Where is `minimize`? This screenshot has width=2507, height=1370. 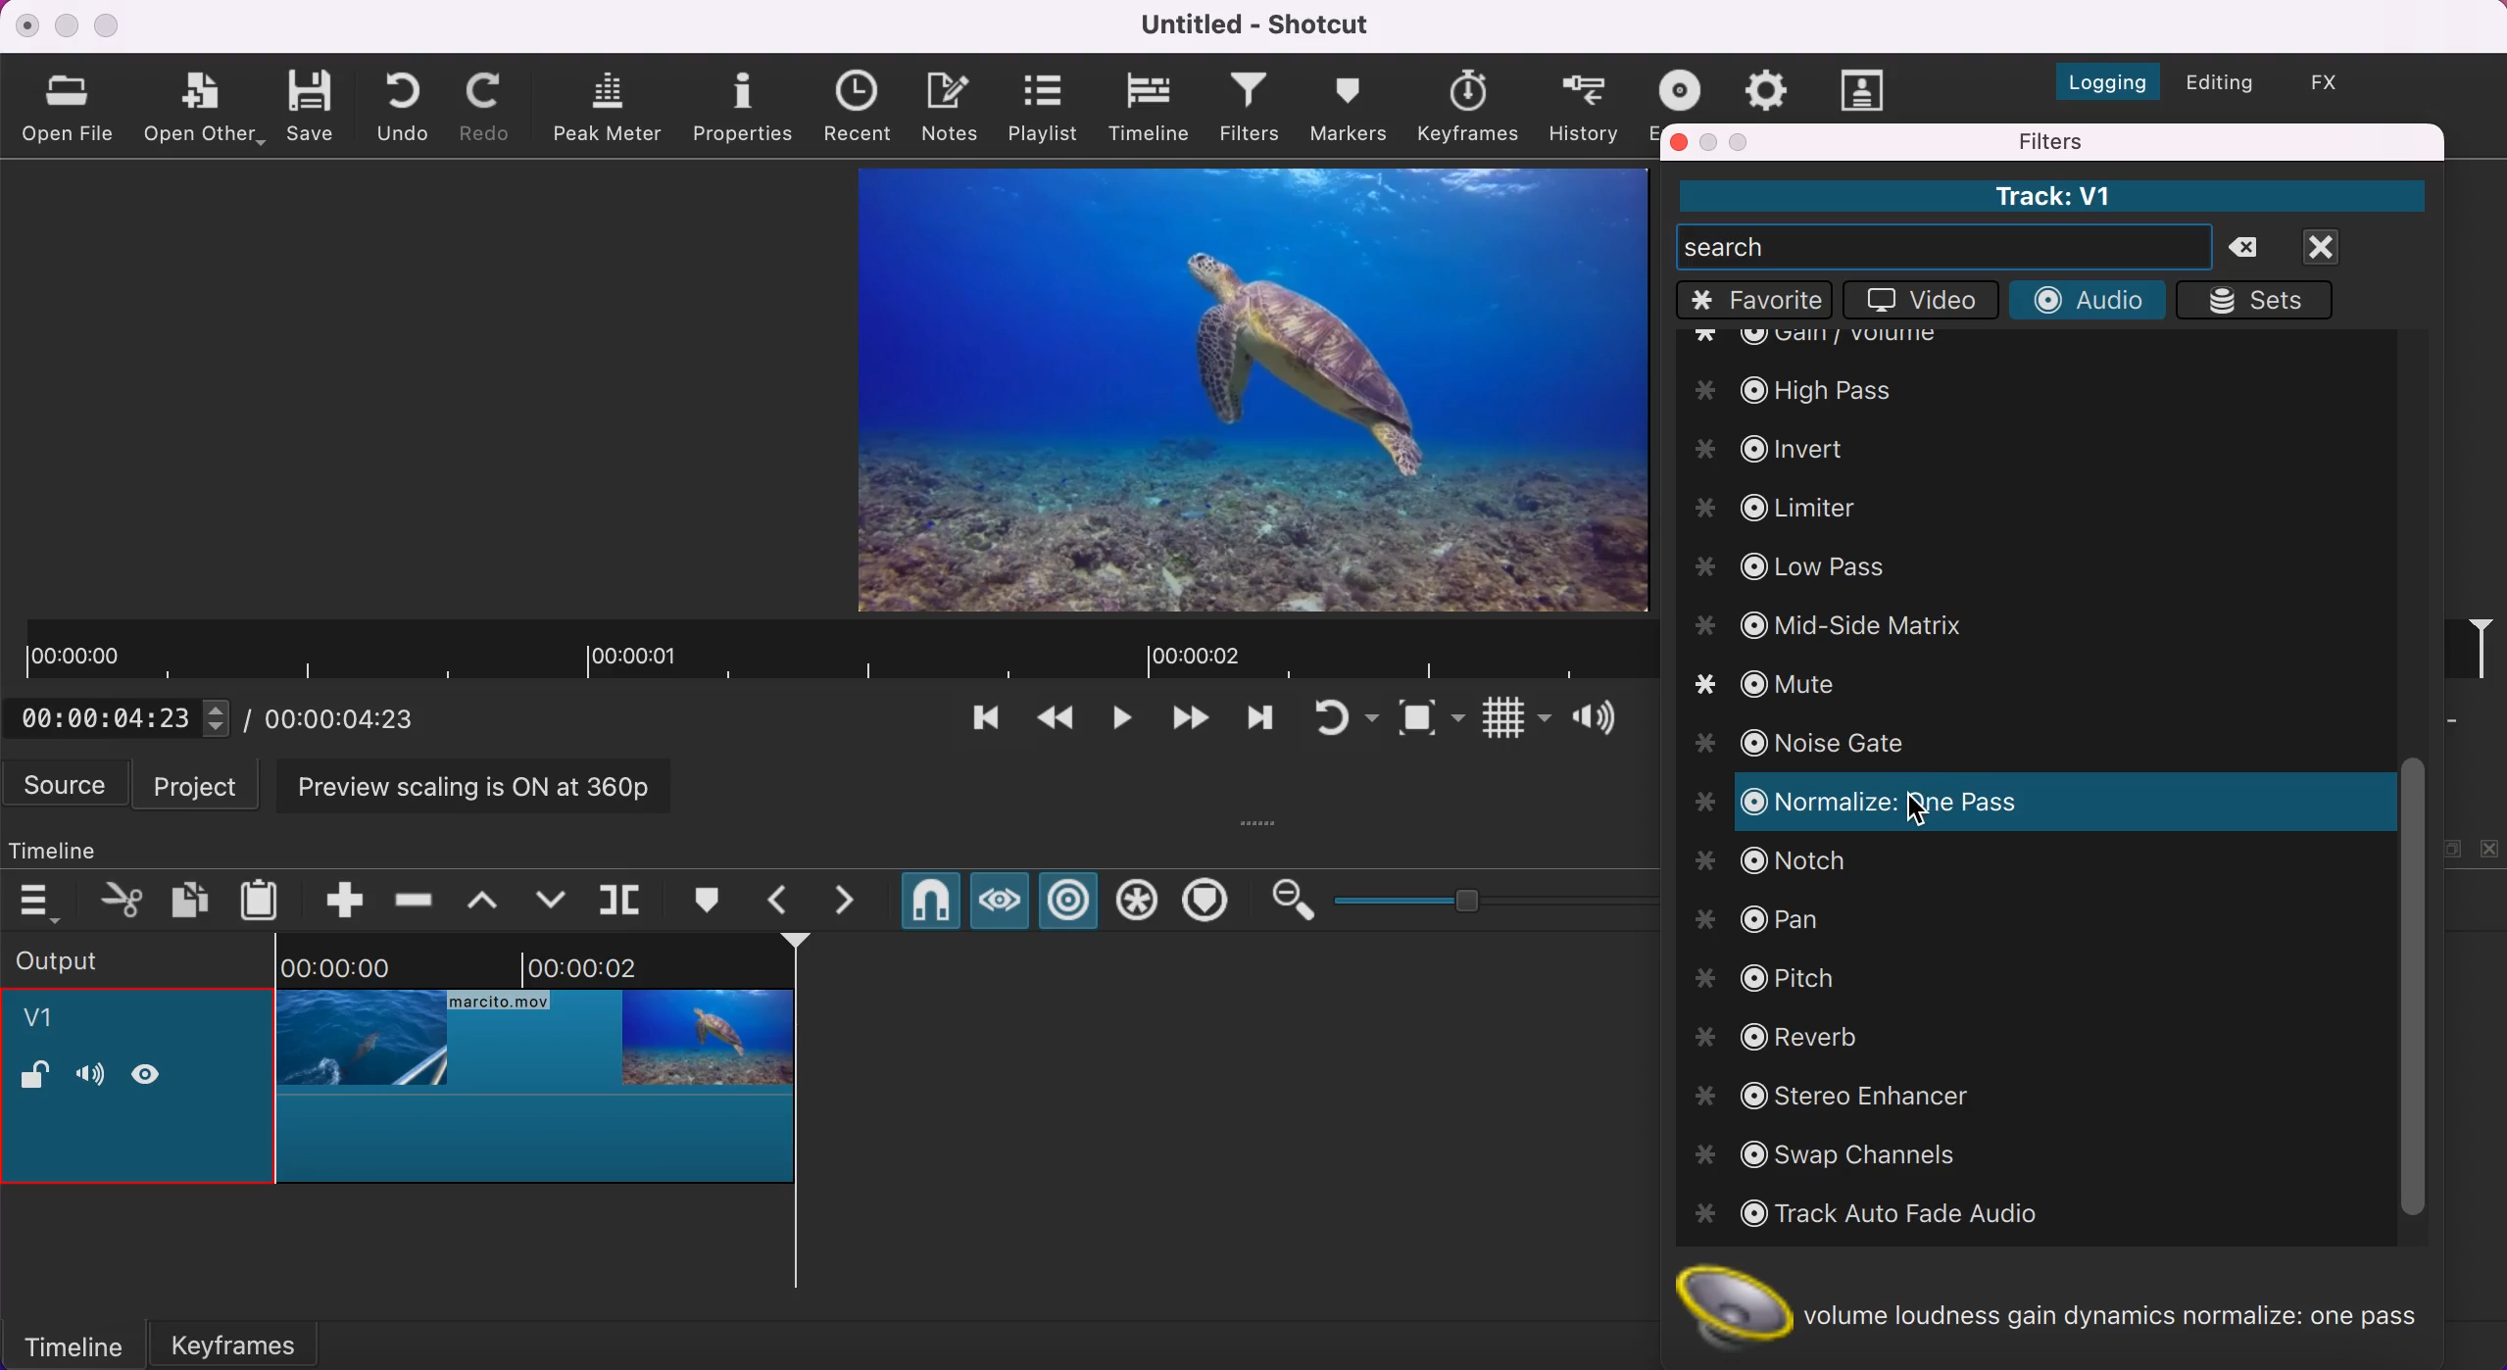 minimize is located at coordinates (1711, 142).